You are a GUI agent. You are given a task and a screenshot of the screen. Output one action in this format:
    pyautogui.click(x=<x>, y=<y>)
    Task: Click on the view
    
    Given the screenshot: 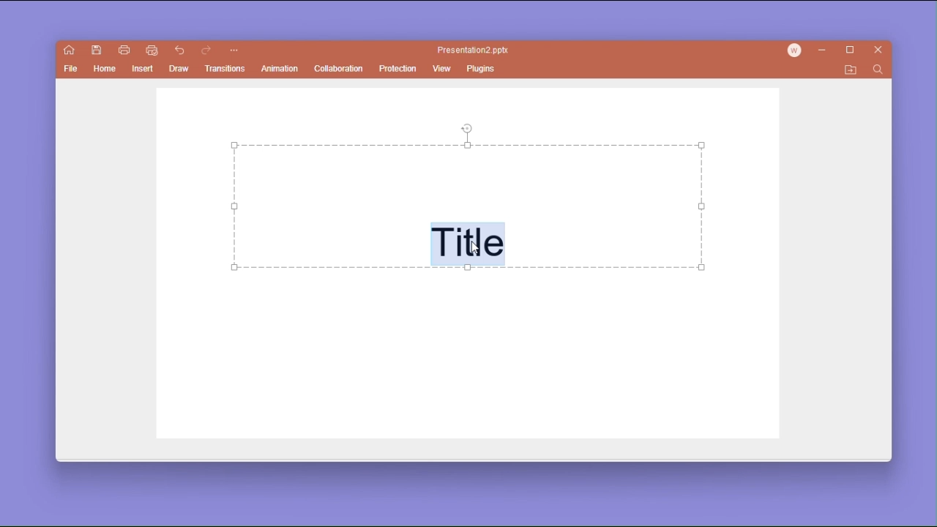 What is the action you would take?
    pyautogui.click(x=442, y=70)
    